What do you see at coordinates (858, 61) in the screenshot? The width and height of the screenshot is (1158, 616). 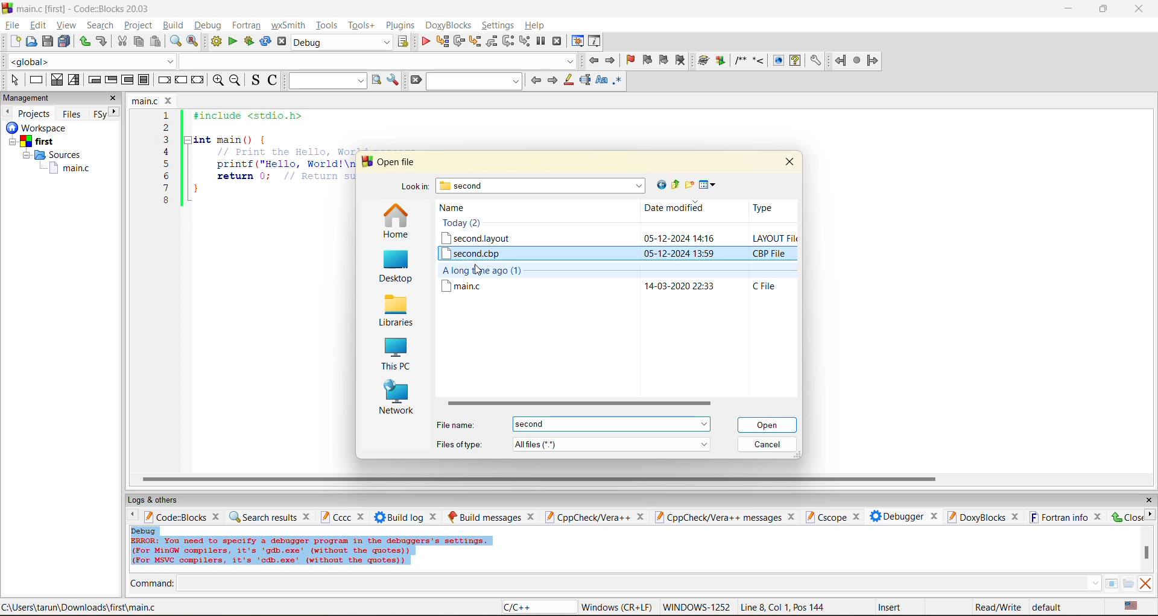 I see `stop` at bounding box center [858, 61].